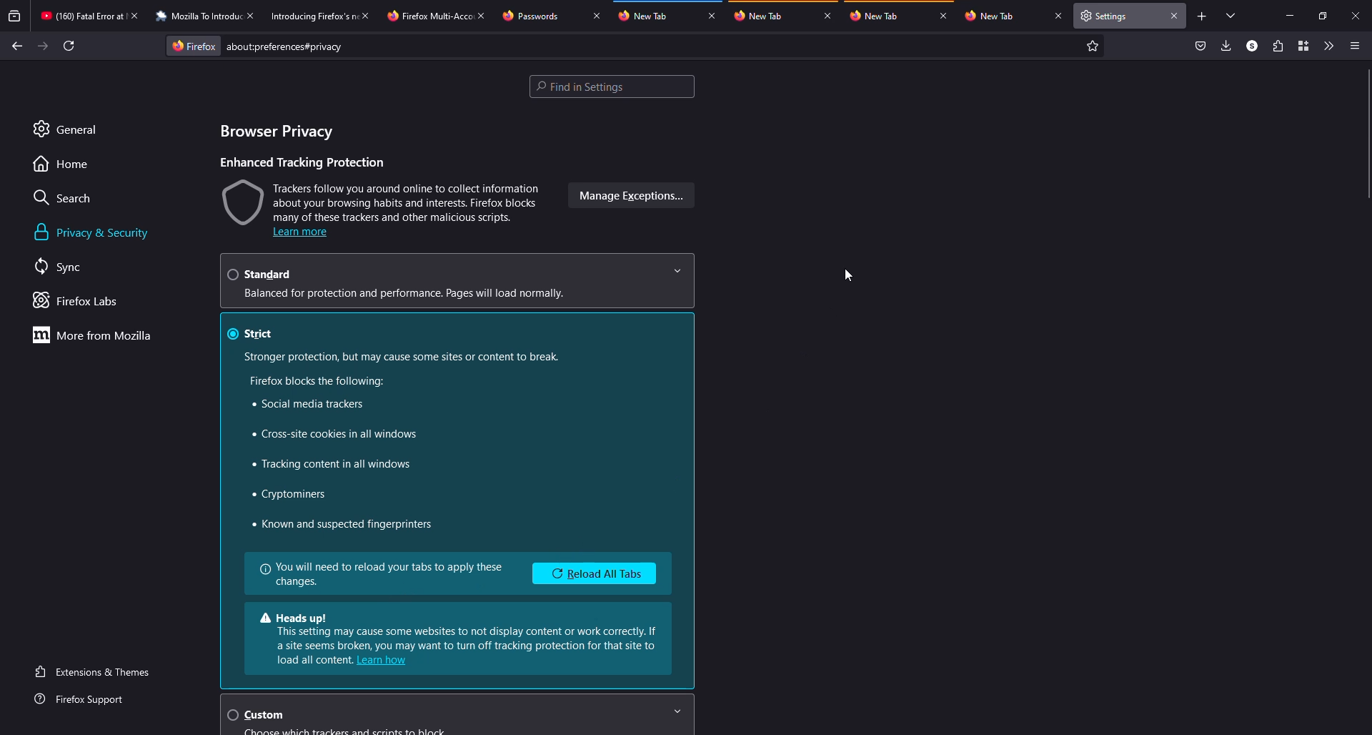  Describe the element at coordinates (990, 16) in the screenshot. I see `tab` at that location.